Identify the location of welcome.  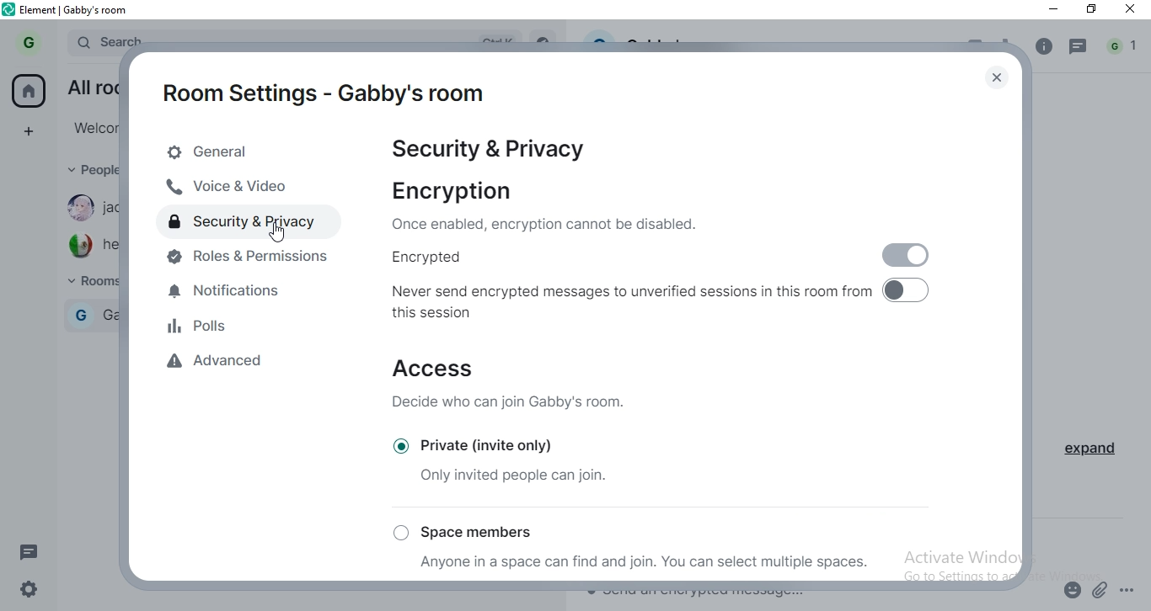
(94, 127).